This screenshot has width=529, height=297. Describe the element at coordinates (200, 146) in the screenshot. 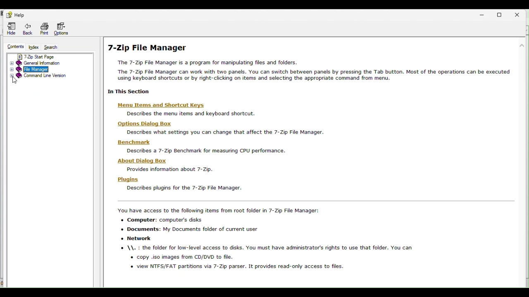

I see `Benchmark` at that location.